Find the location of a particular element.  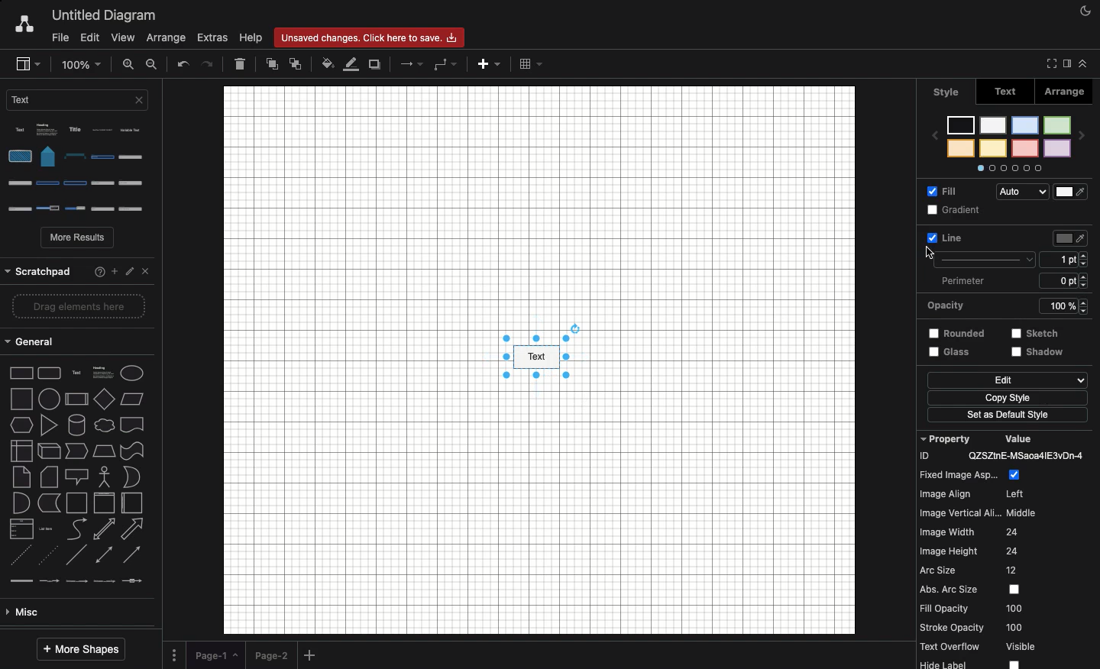

Selected is located at coordinates (946, 236).